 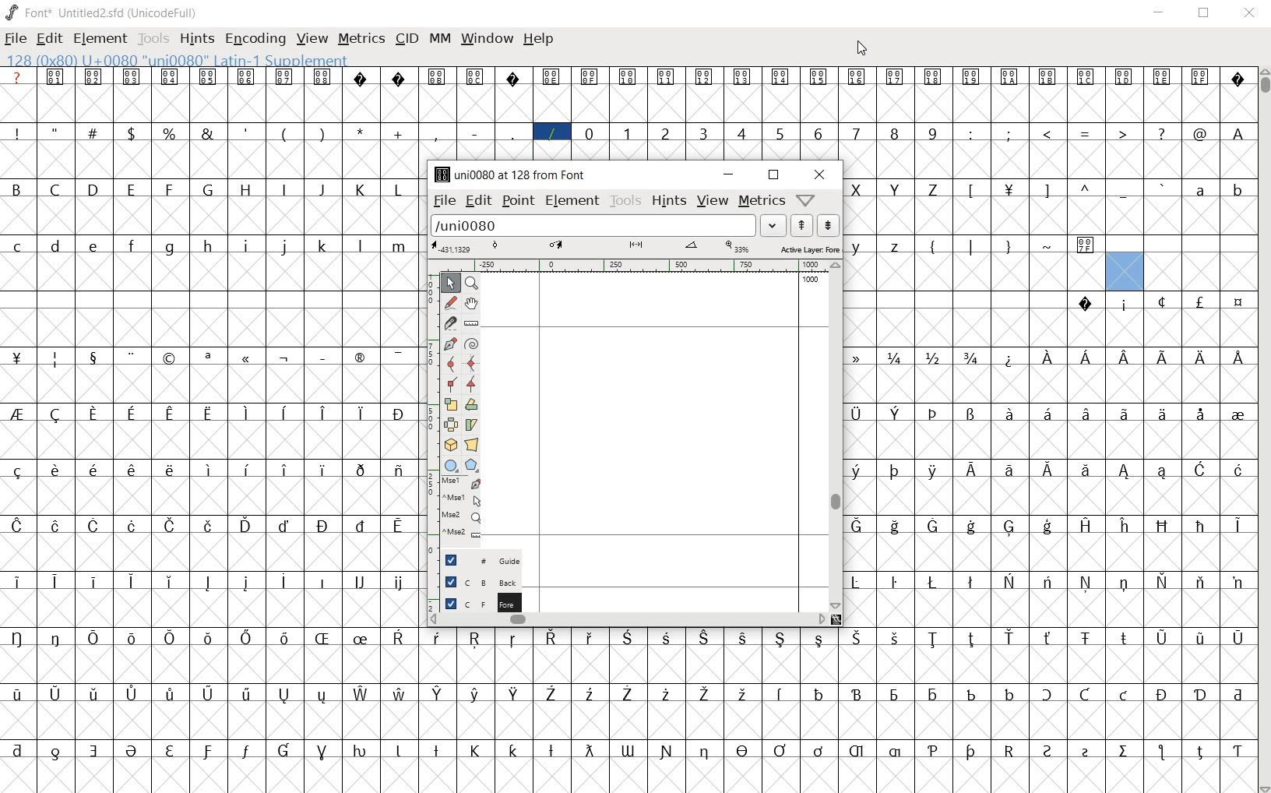 What do you see at coordinates (18, 247) in the screenshot?
I see `glyph` at bounding box center [18, 247].